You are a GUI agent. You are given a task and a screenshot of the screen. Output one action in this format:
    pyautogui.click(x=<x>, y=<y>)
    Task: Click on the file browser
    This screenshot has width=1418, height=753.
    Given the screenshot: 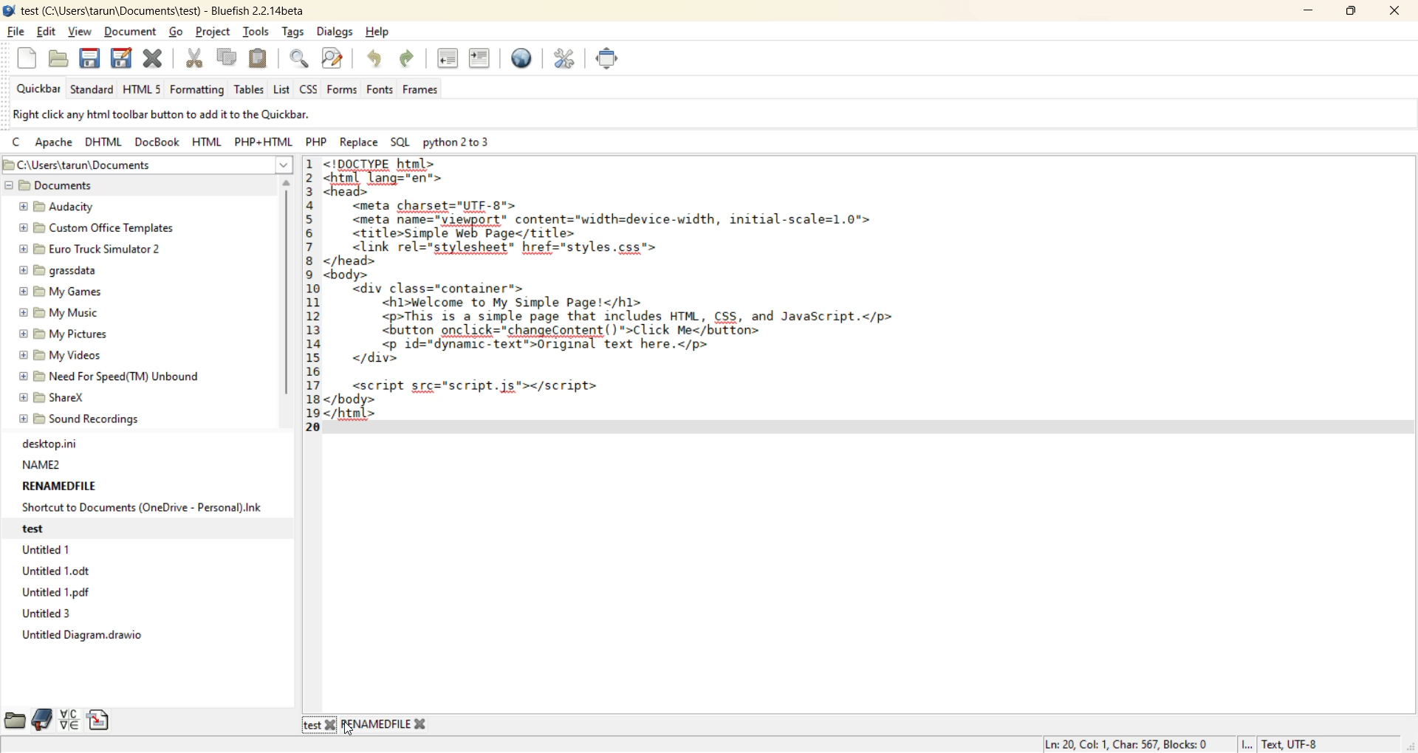 What is the action you would take?
    pyautogui.click(x=16, y=722)
    